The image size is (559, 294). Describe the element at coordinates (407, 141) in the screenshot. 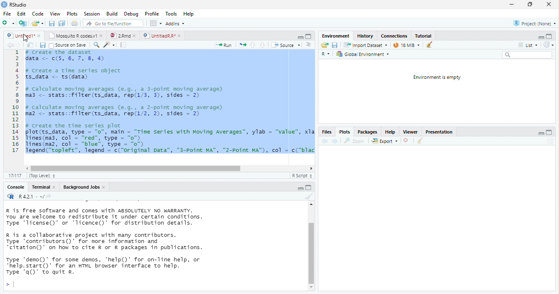

I see `close` at that location.